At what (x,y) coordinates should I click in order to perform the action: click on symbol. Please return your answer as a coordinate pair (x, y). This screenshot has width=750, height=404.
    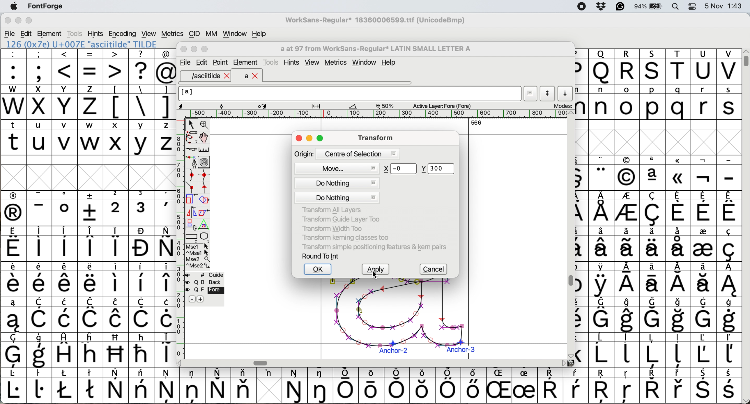
    Looking at the image, I should click on (654, 209).